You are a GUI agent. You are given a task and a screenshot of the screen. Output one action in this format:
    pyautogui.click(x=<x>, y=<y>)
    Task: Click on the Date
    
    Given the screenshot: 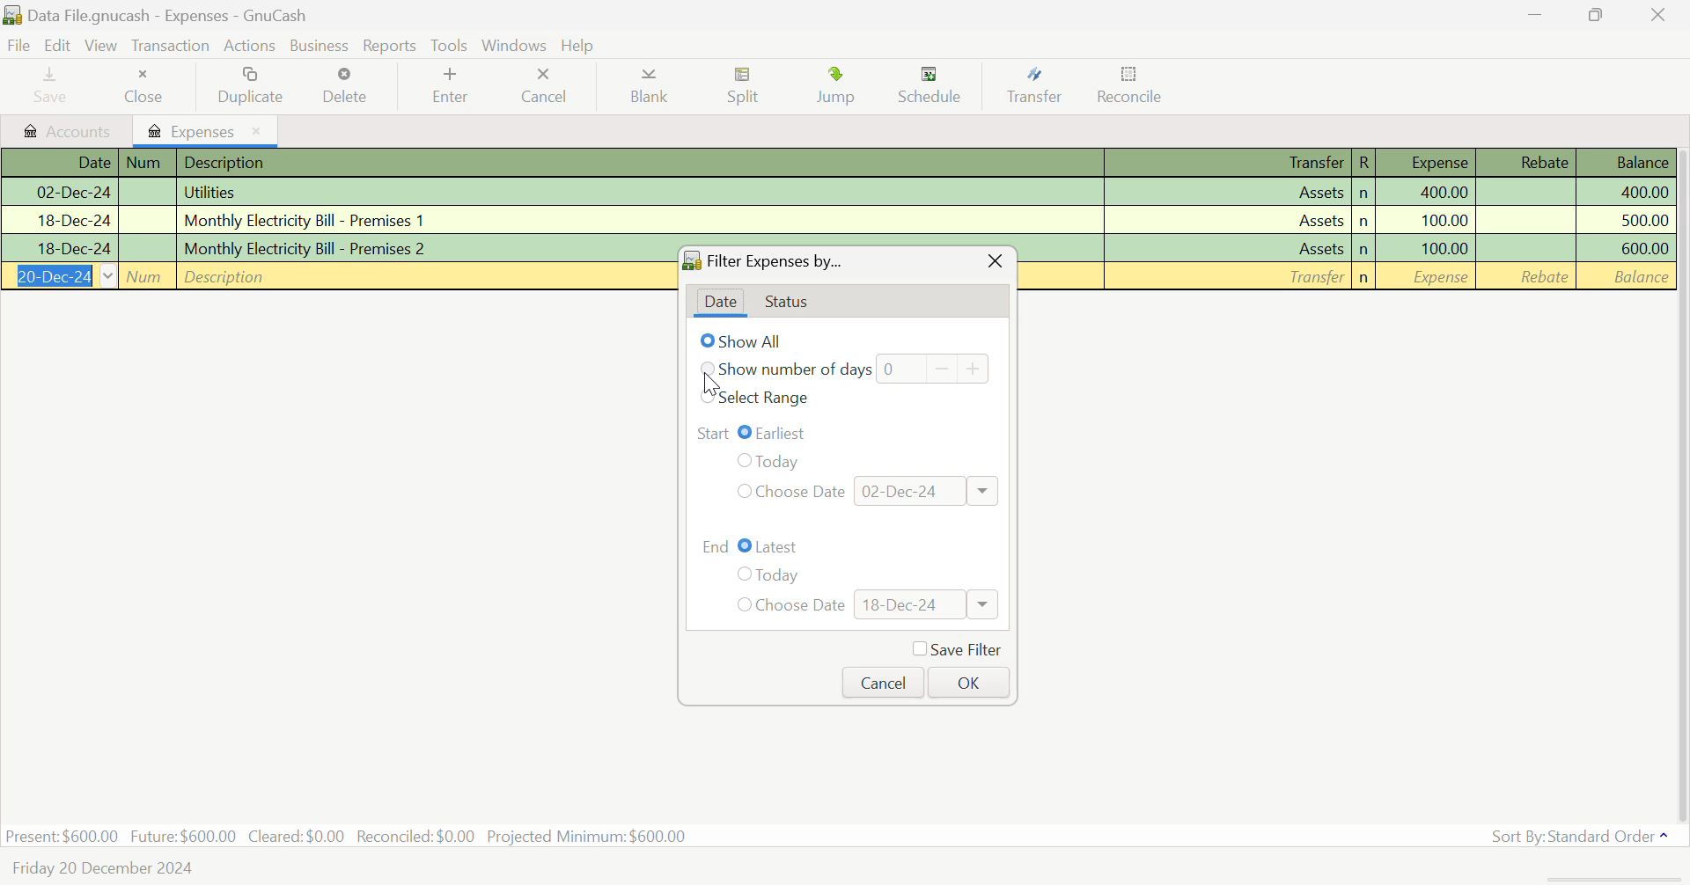 What is the action you would take?
    pyautogui.click(x=57, y=248)
    